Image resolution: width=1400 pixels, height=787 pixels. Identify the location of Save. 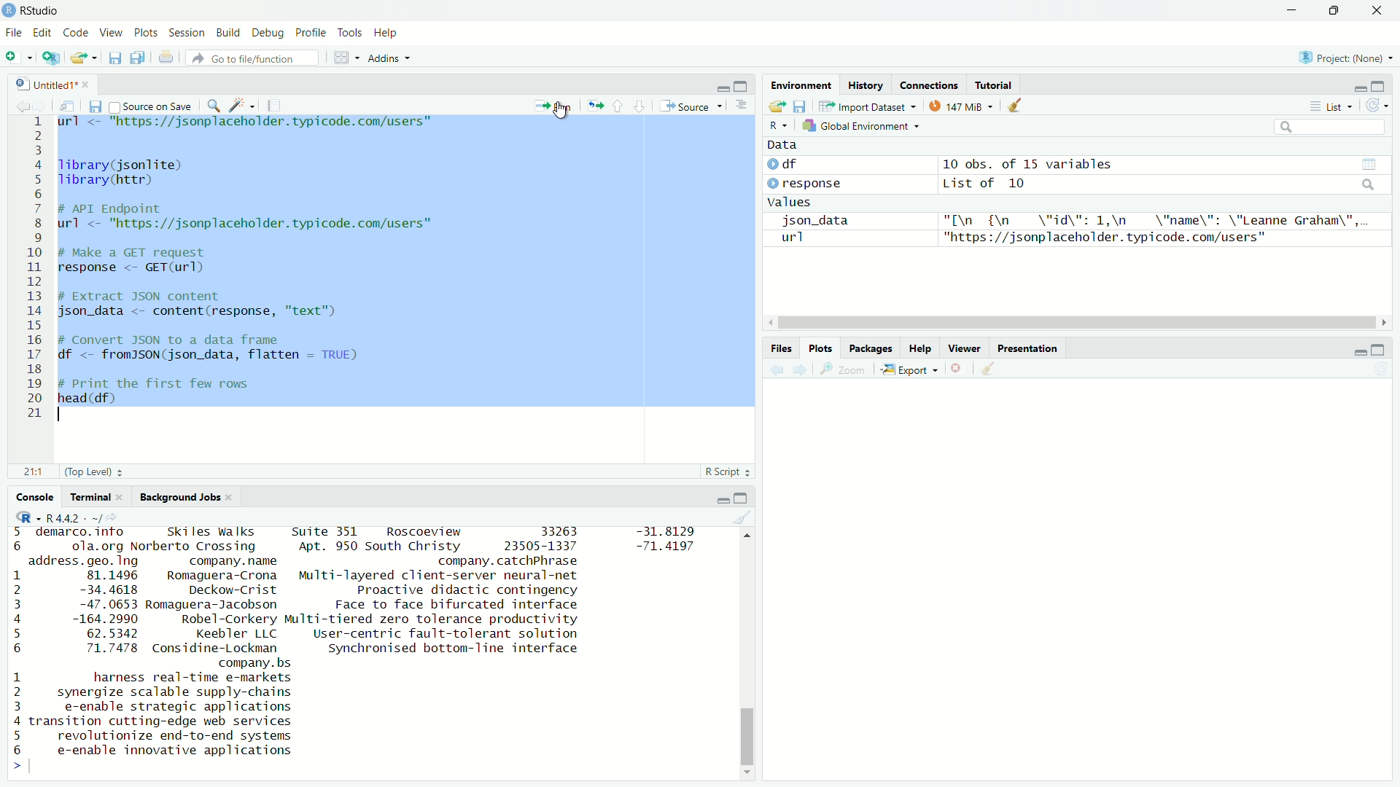
(114, 56).